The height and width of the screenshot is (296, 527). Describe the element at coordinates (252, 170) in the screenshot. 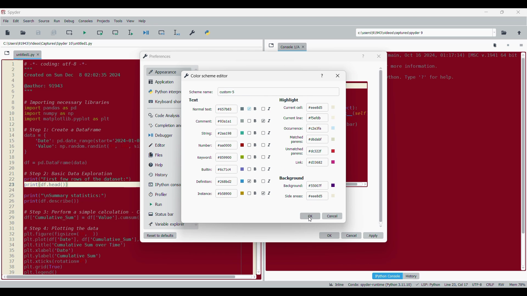

I see `B` at that location.